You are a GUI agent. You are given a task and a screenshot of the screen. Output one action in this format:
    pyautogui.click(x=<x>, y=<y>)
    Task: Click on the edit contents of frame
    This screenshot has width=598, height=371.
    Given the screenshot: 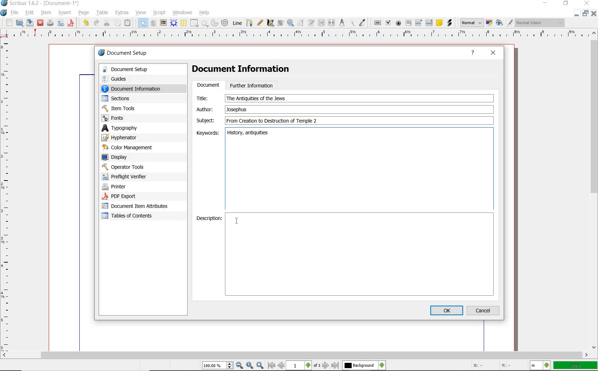 What is the action you would take?
    pyautogui.click(x=301, y=23)
    